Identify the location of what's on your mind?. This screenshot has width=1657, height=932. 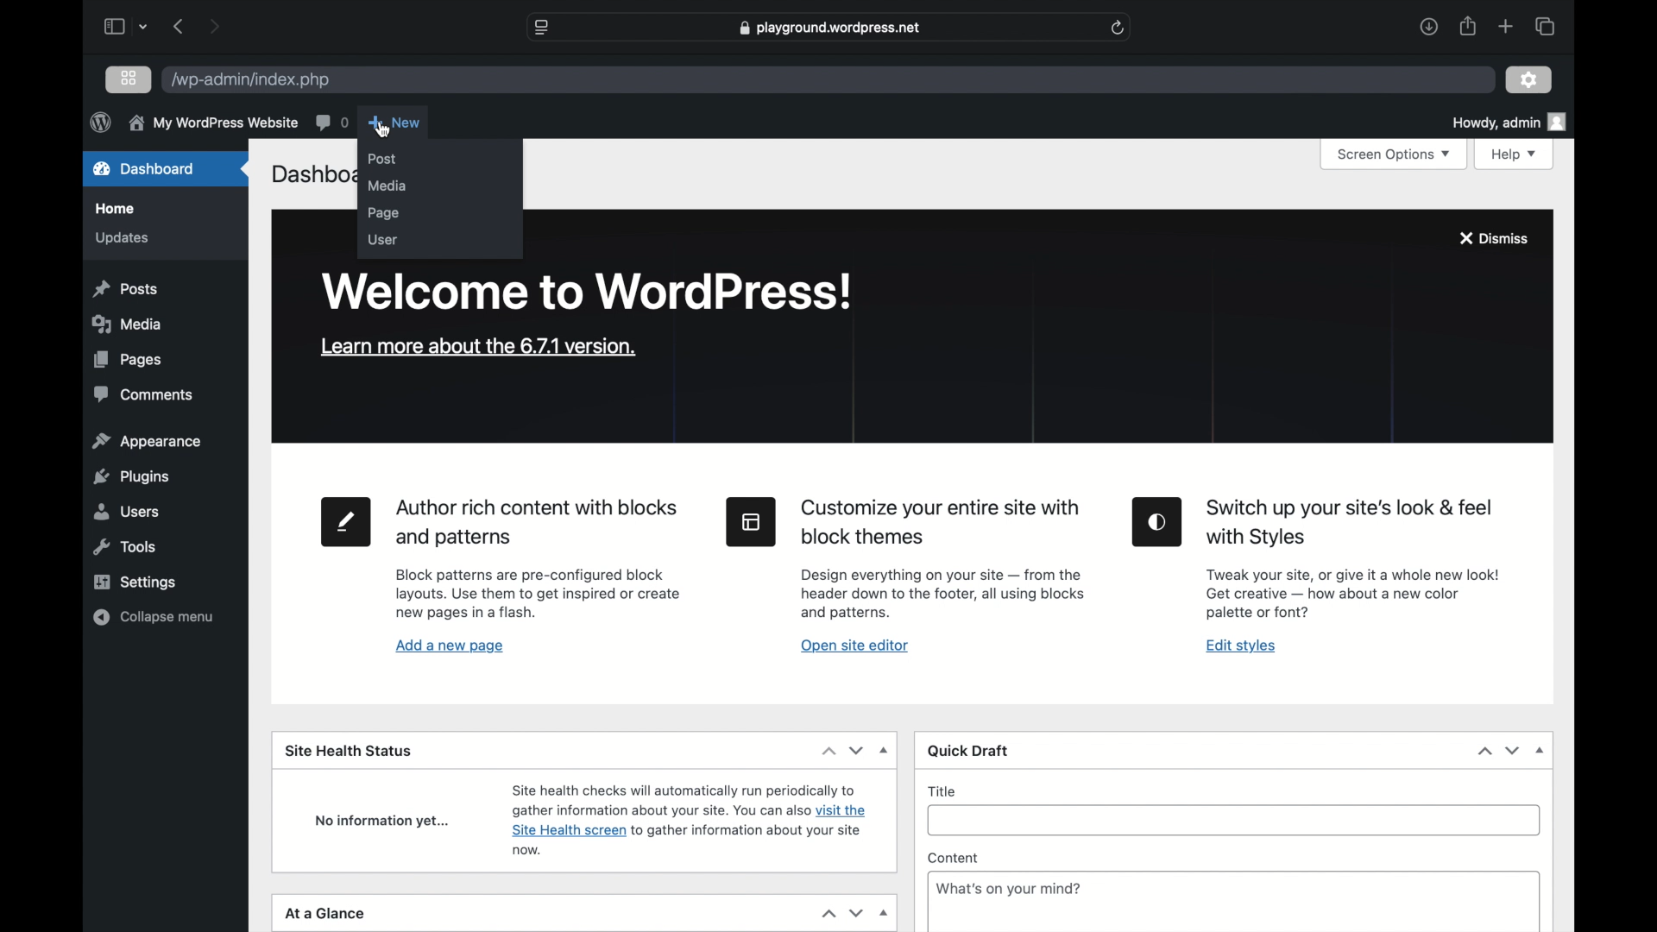
(1009, 888).